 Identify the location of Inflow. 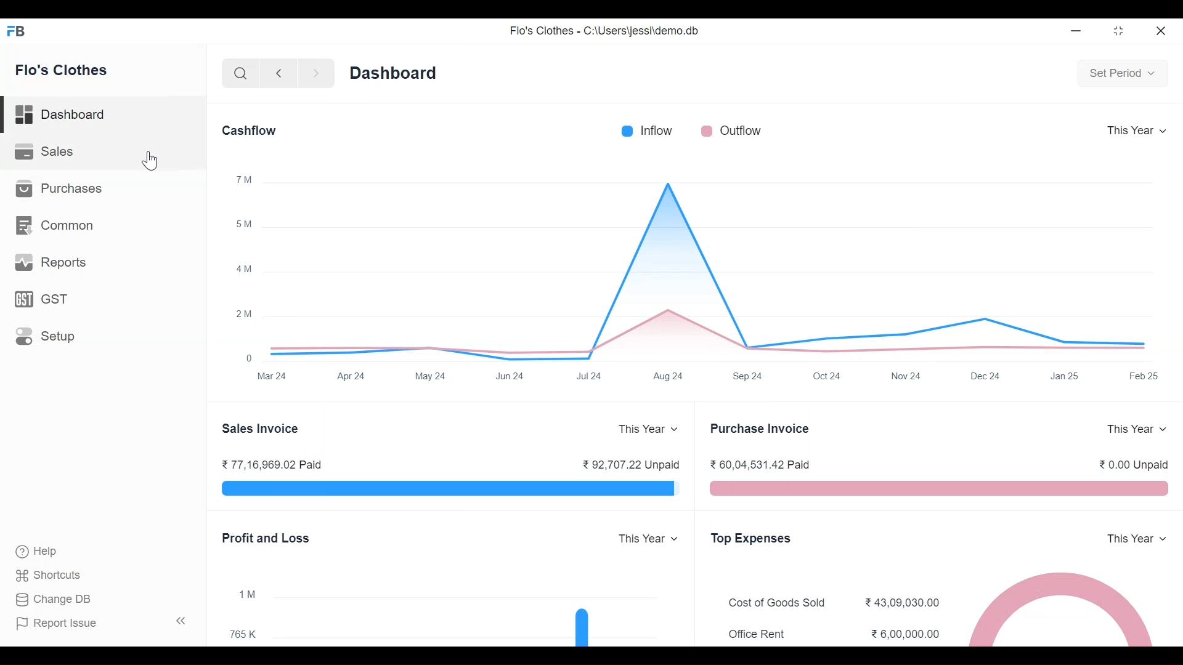
(656, 131).